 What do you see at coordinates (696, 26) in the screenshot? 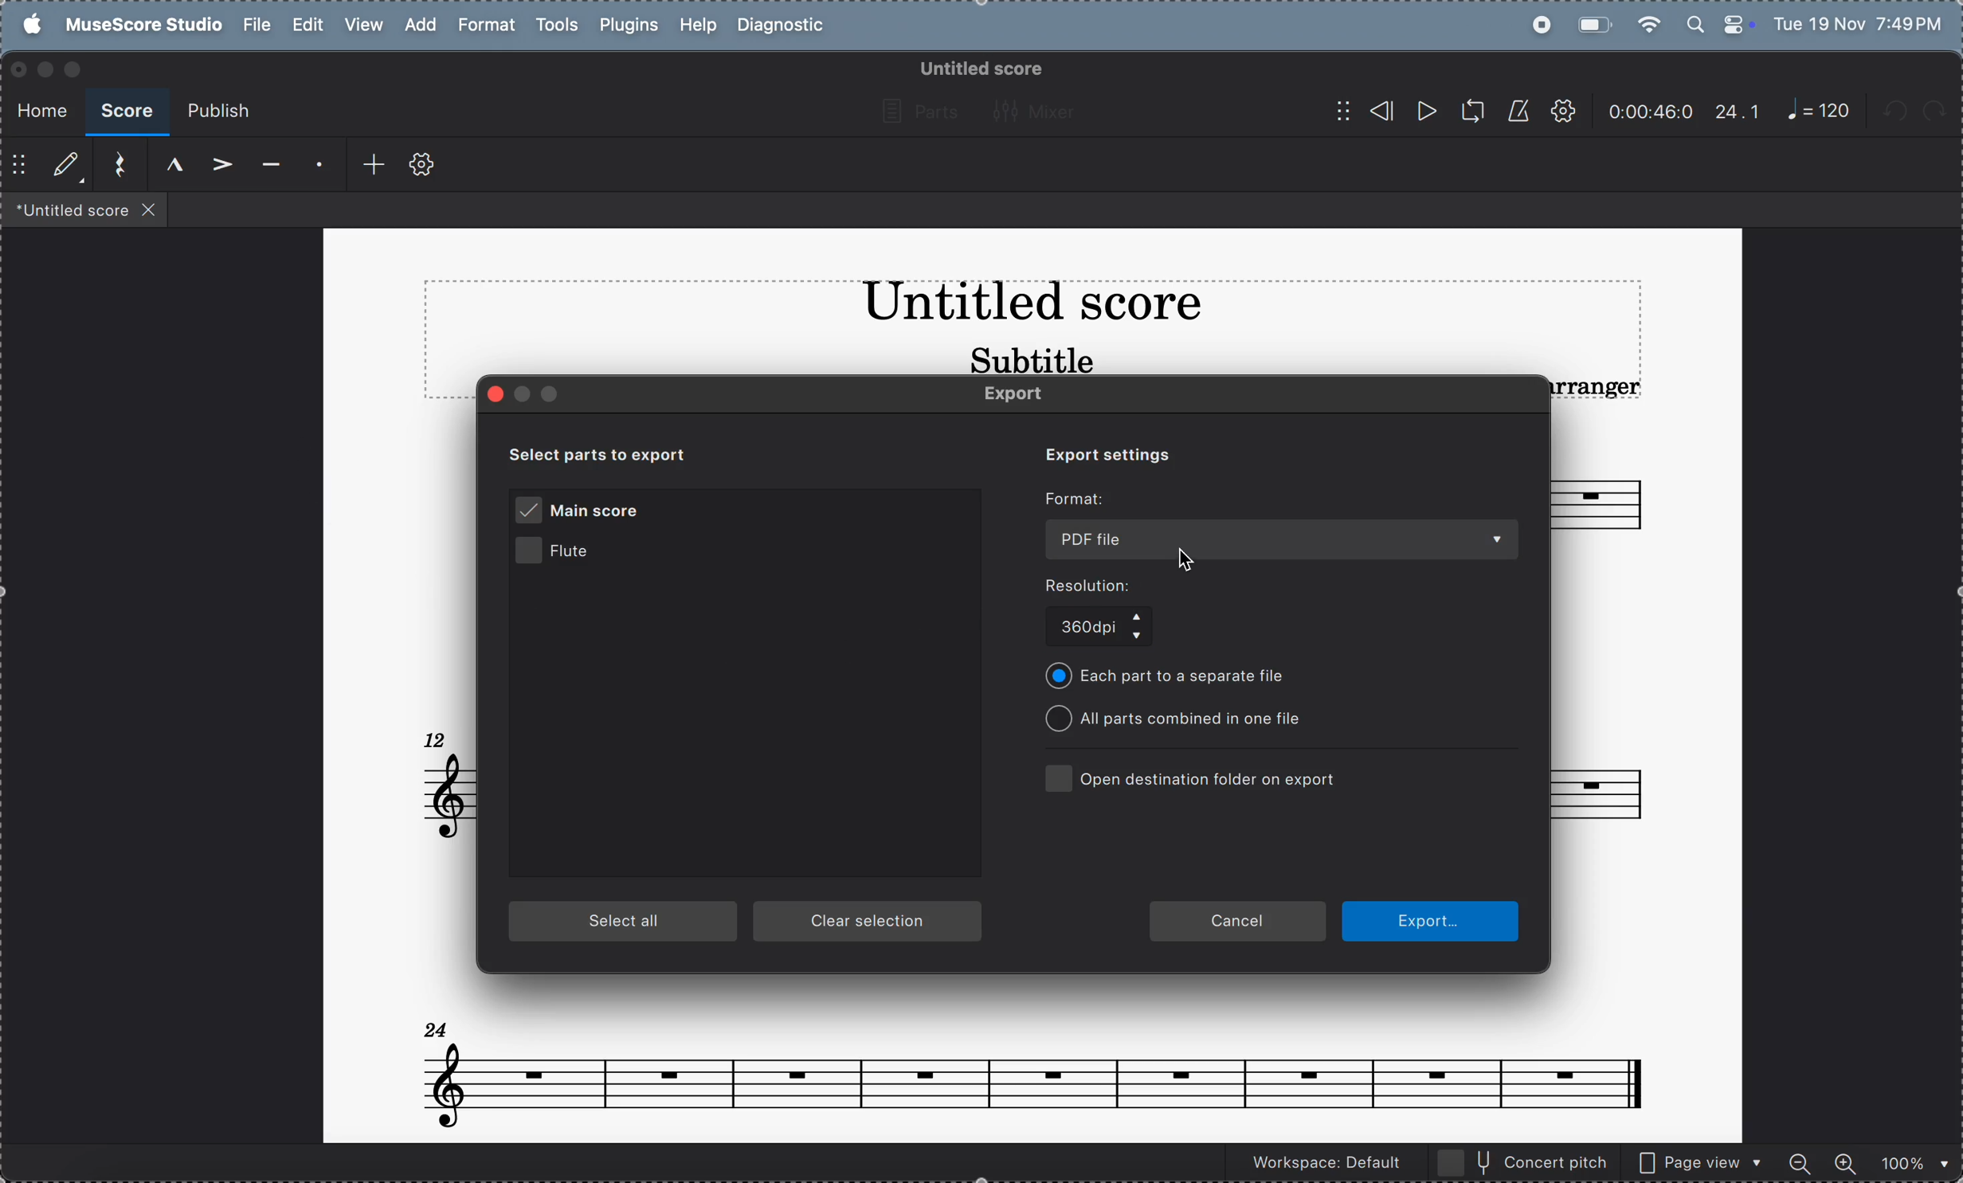
I see `help` at bounding box center [696, 26].